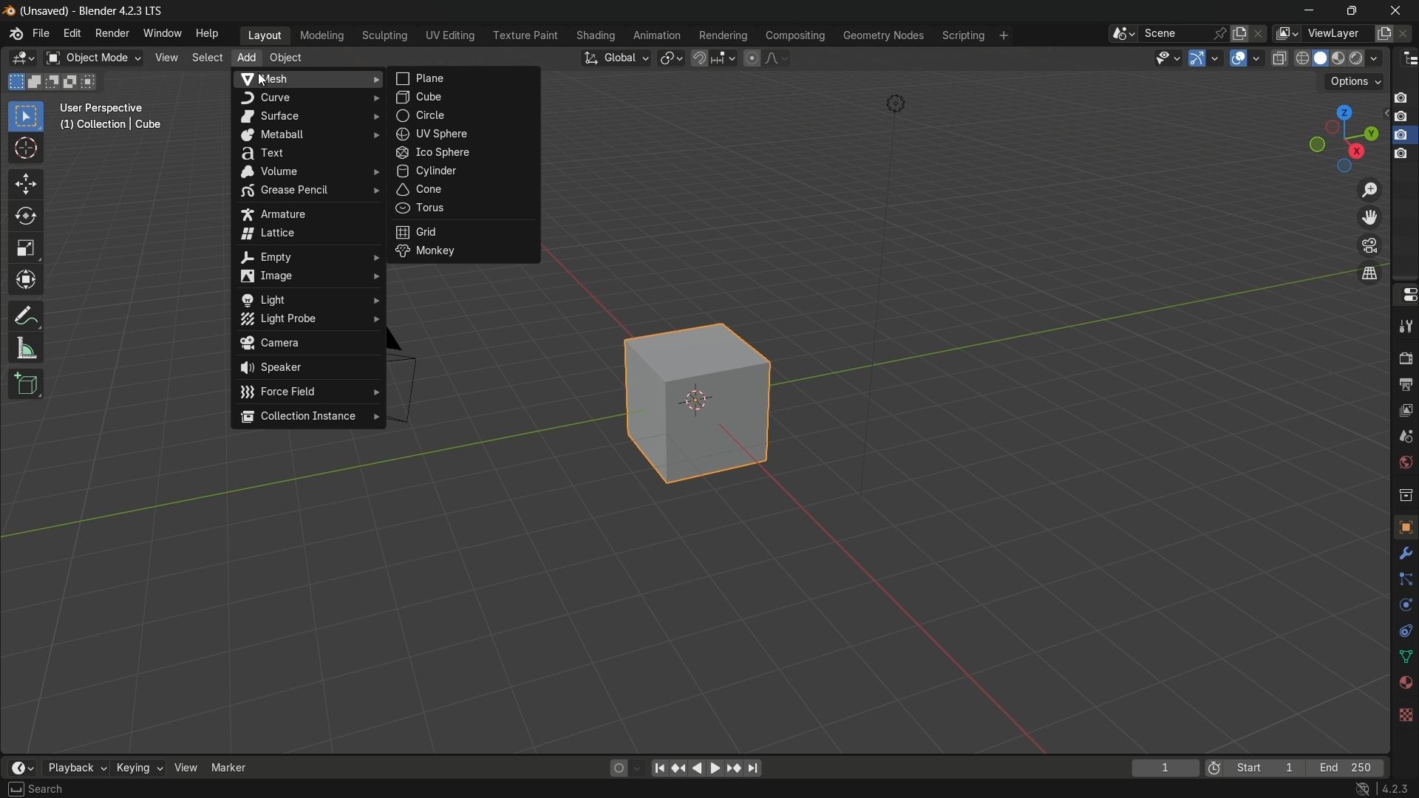  What do you see at coordinates (305, 171) in the screenshot?
I see `volume` at bounding box center [305, 171].